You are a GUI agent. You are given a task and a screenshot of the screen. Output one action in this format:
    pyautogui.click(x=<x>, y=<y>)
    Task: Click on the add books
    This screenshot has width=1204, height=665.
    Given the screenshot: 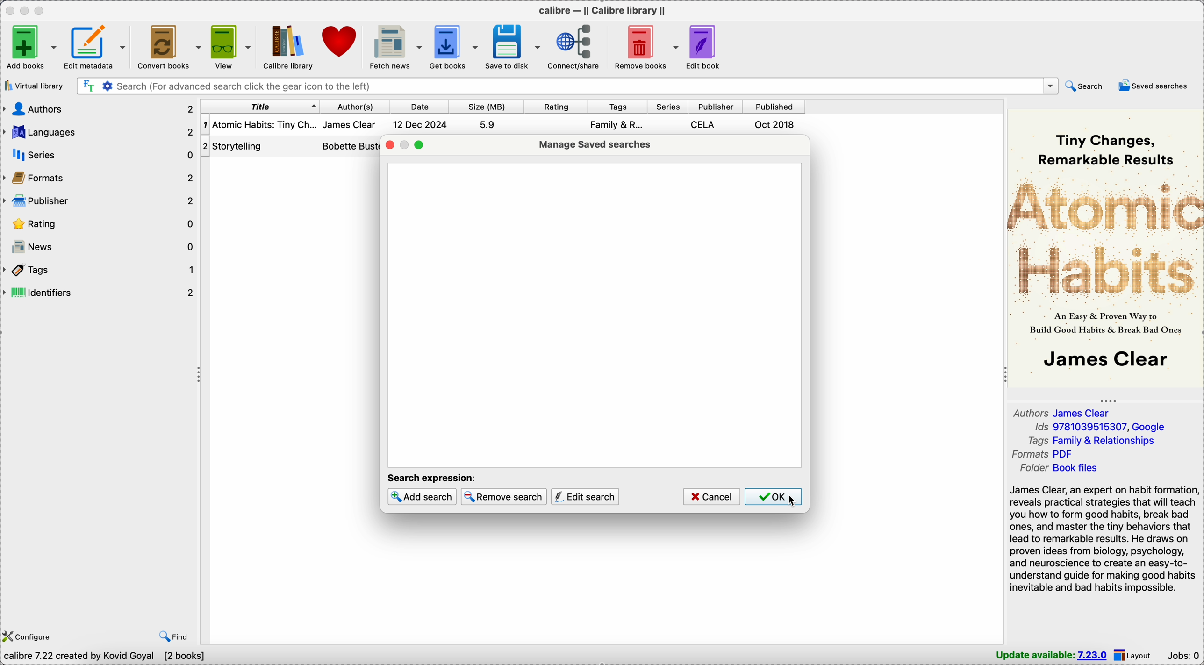 What is the action you would take?
    pyautogui.click(x=31, y=47)
    